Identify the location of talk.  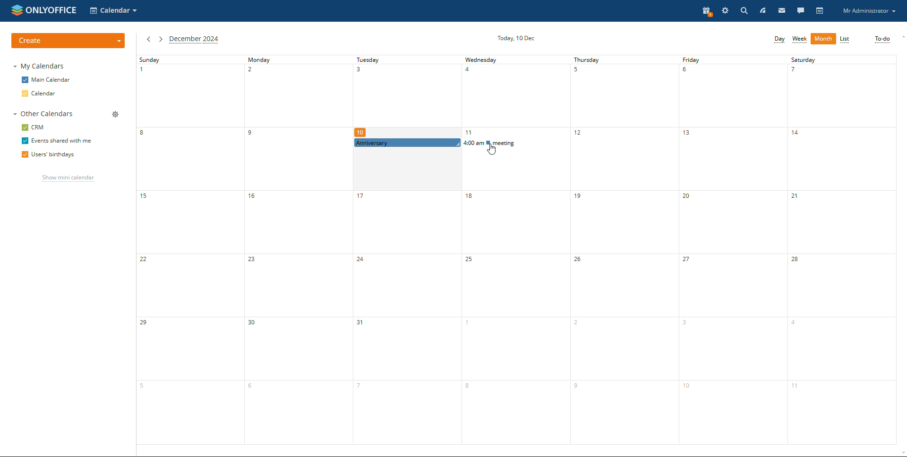
(800, 11).